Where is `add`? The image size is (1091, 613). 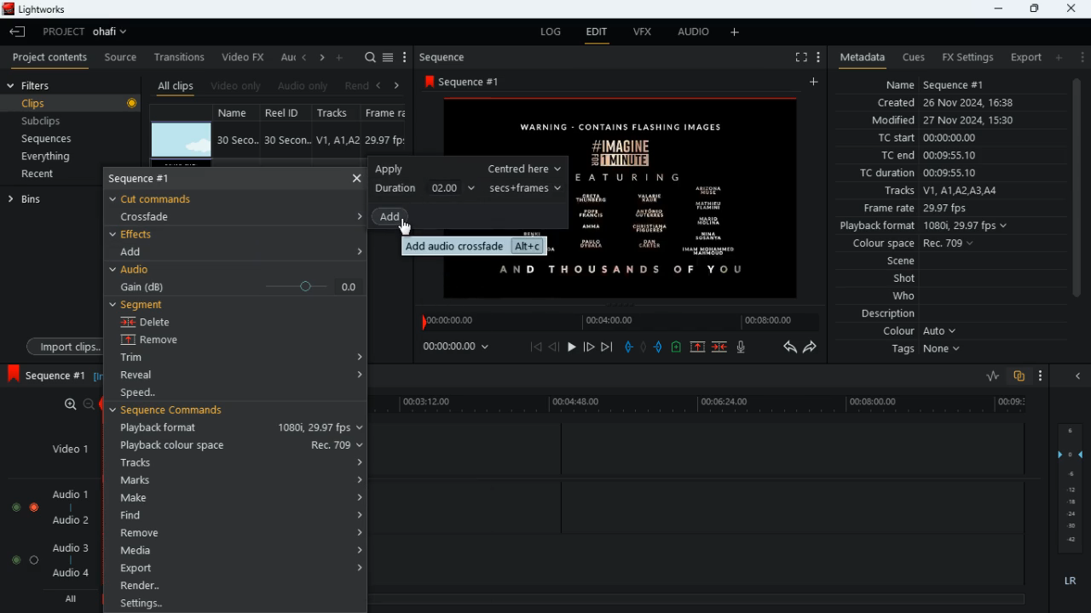
add is located at coordinates (341, 56).